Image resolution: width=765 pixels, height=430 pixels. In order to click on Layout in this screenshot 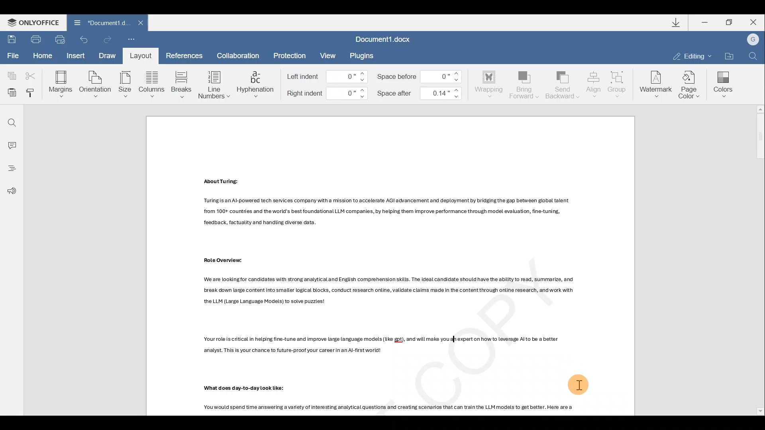, I will do `click(143, 56)`.